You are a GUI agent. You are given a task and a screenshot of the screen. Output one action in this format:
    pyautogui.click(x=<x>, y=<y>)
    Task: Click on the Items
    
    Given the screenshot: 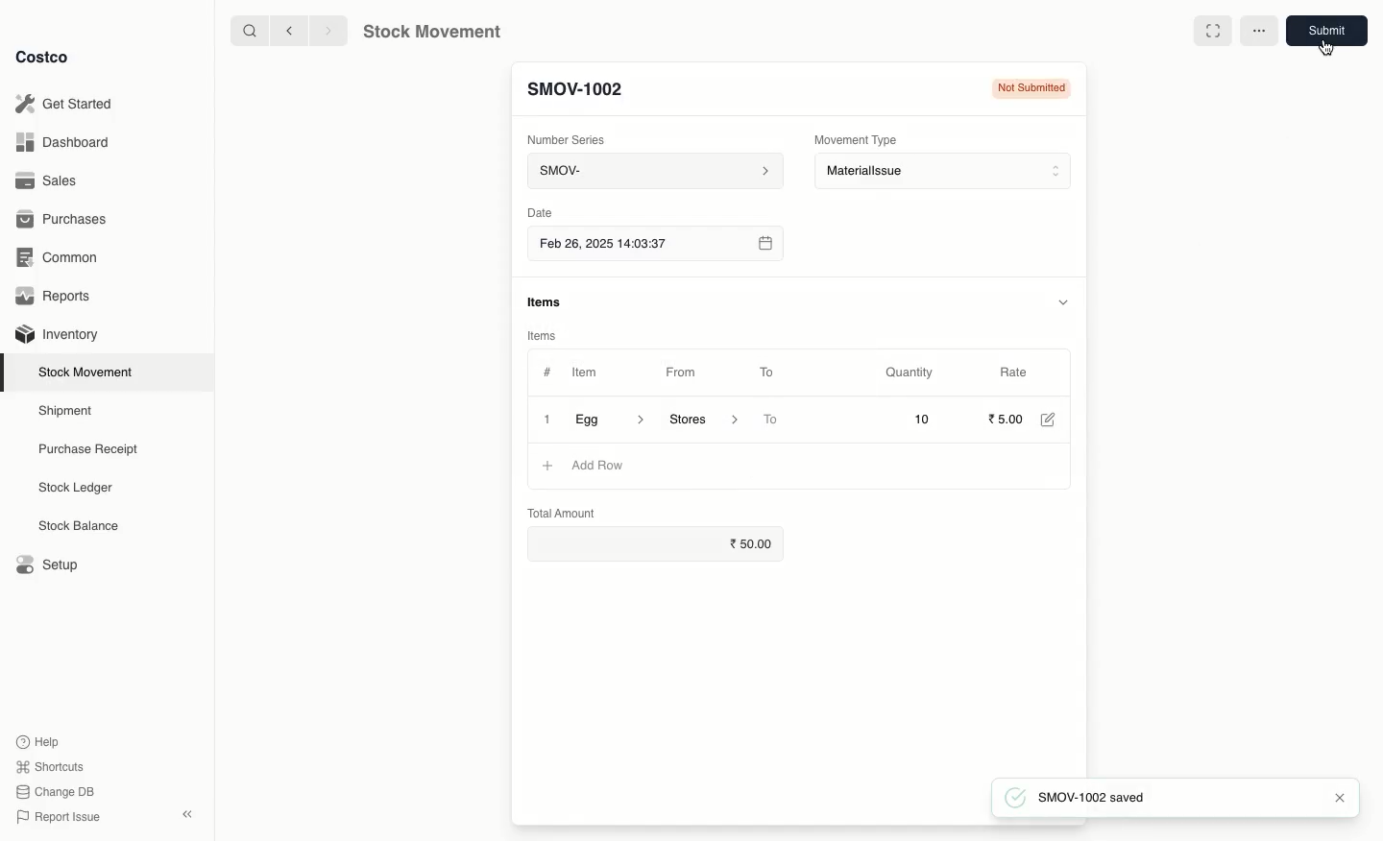 What is the action you would take?
    pyautogui.click(x=540, y=335)
    